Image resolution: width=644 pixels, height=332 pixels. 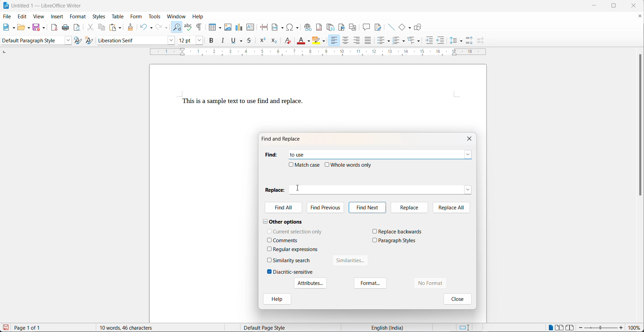 I want to click on insert field, so click(x=278, y=27).